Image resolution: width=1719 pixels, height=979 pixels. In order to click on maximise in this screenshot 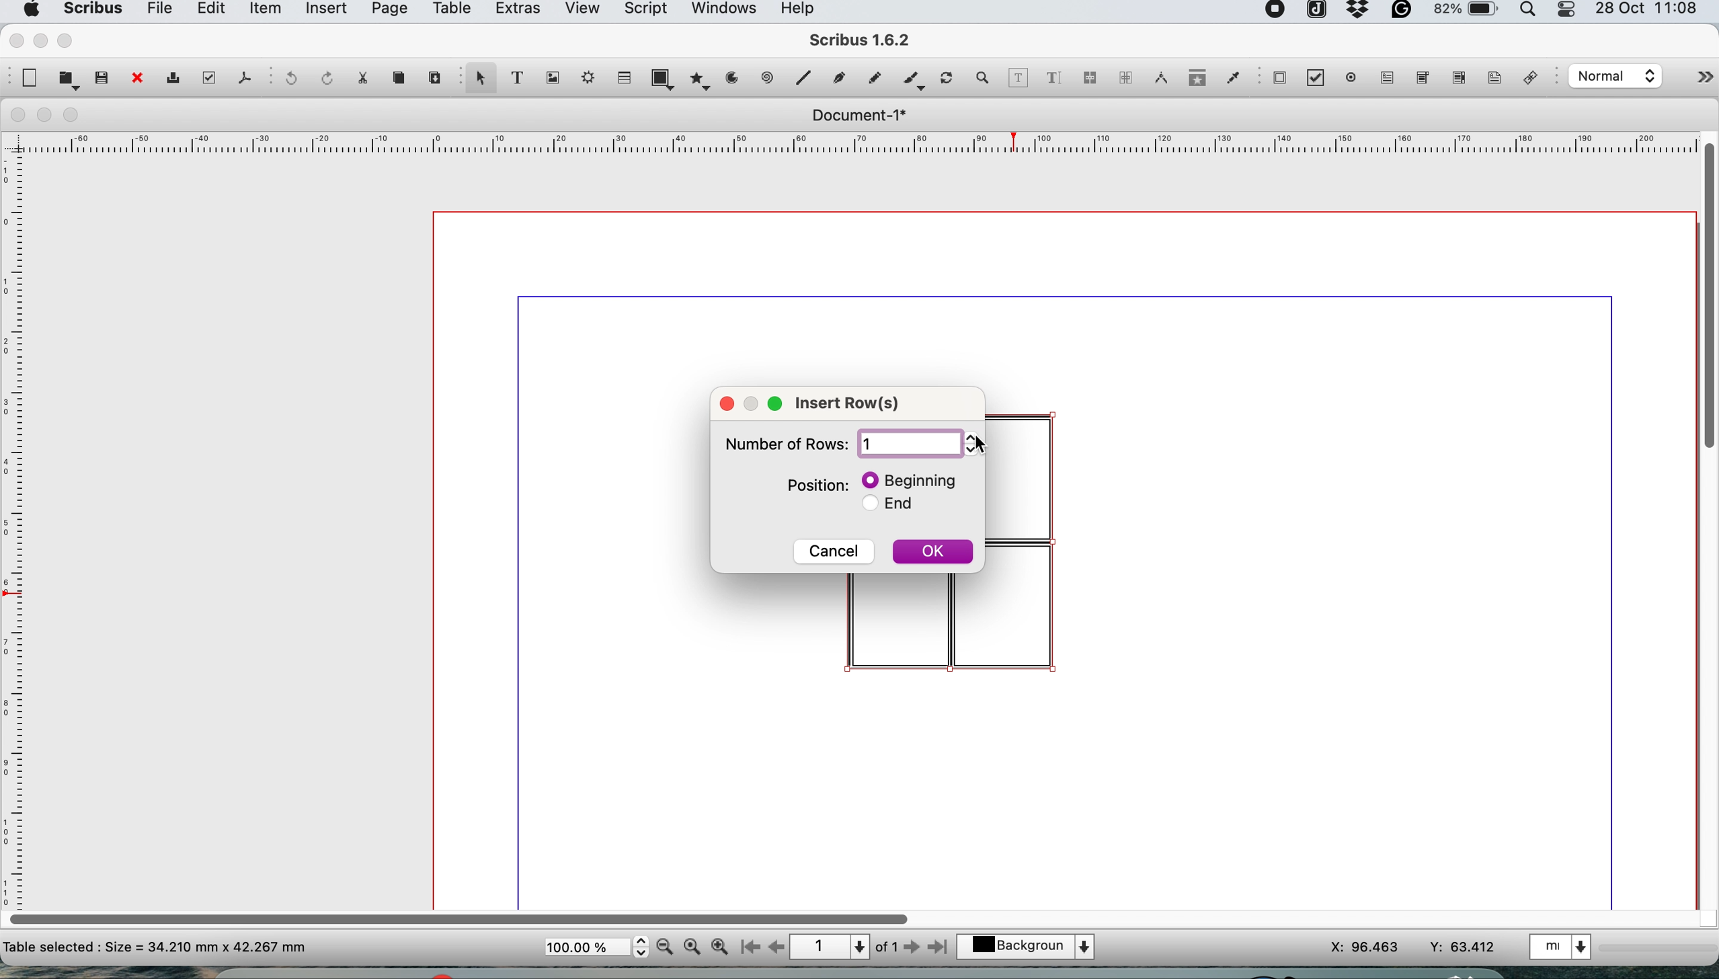, I will do `click(69, 40)`.